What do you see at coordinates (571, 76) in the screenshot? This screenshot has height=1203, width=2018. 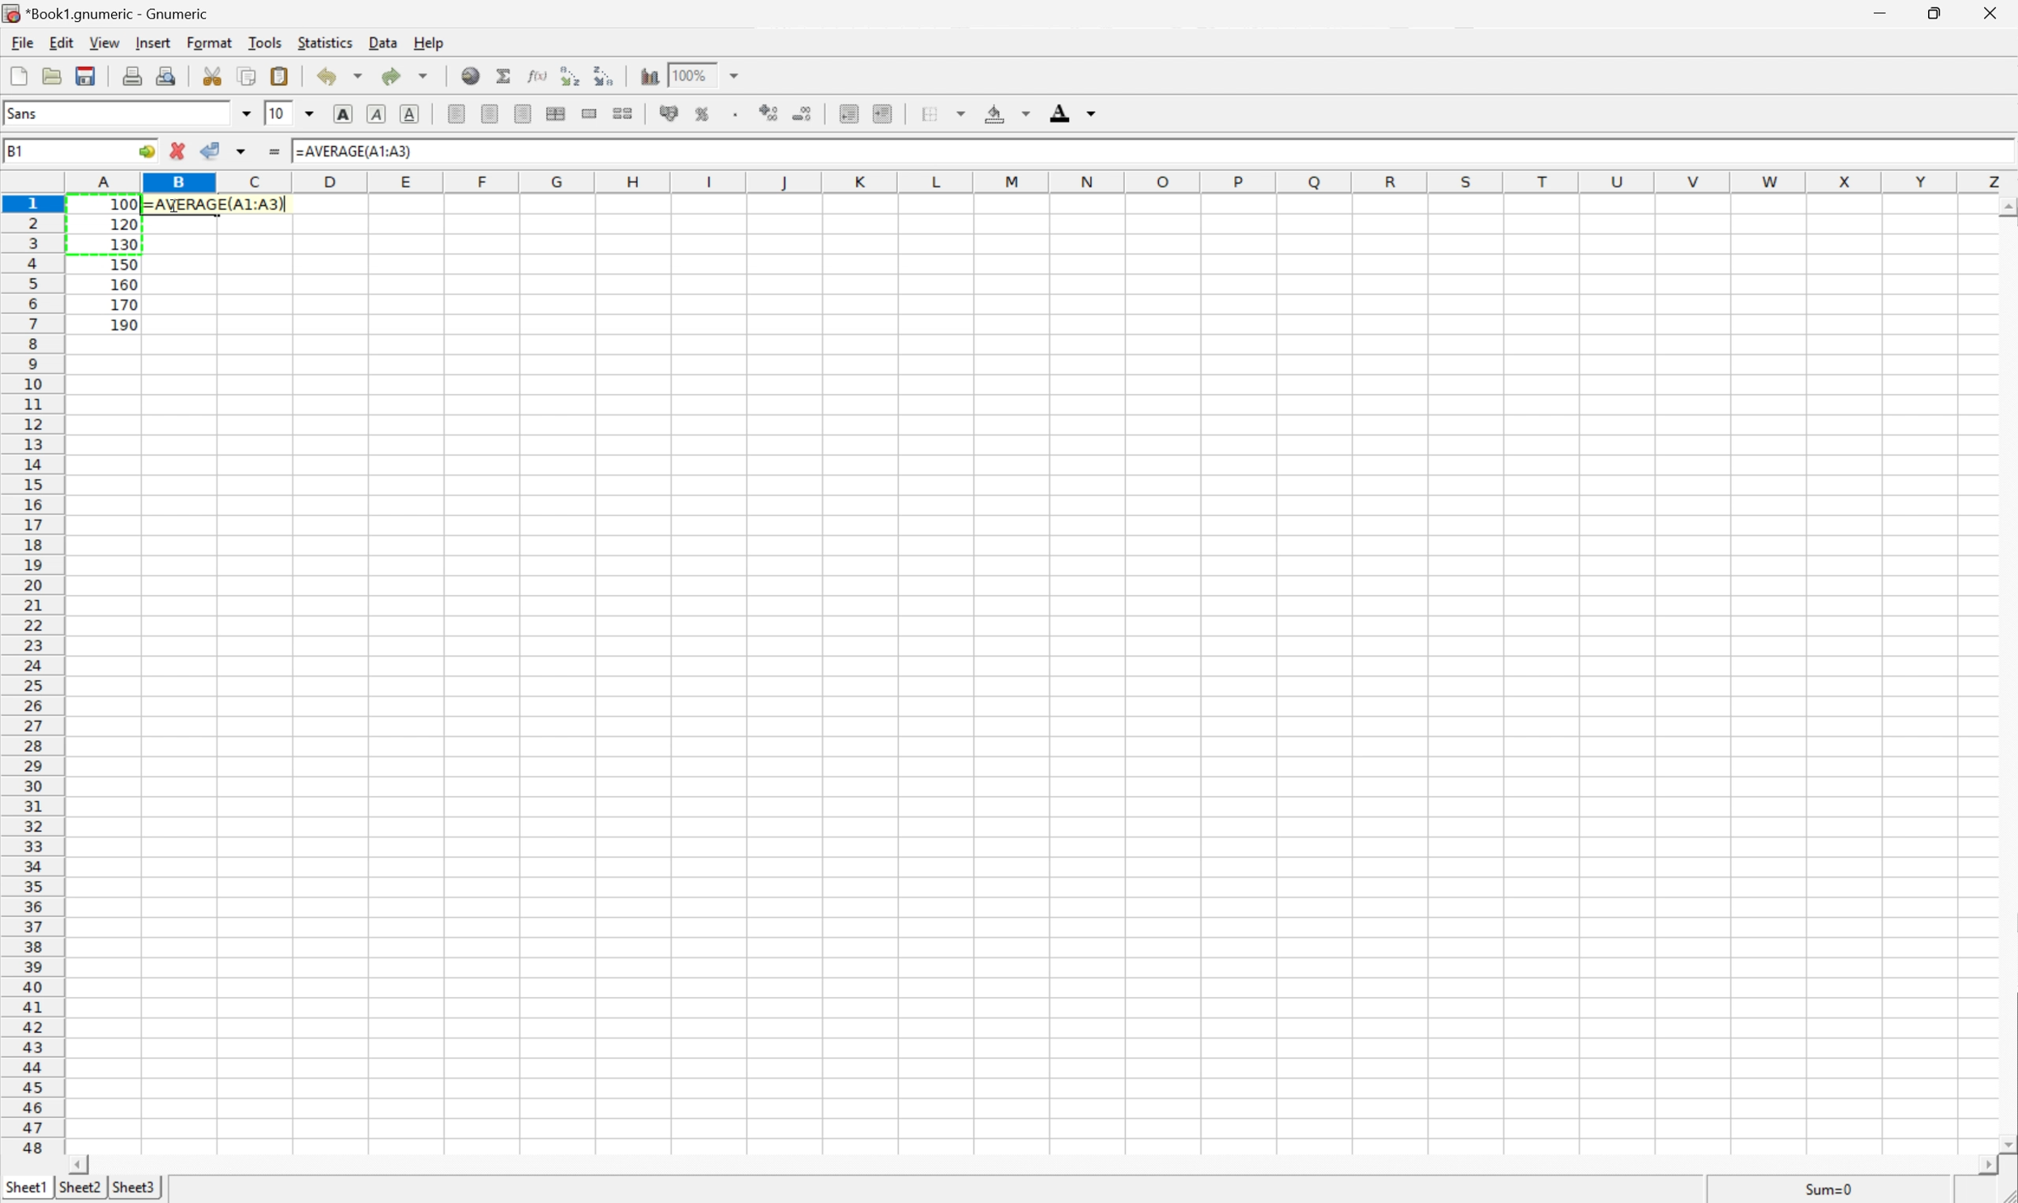 I see `Sort the selected region in ascending order based on the first column selected` at bounding box center [571, 76].